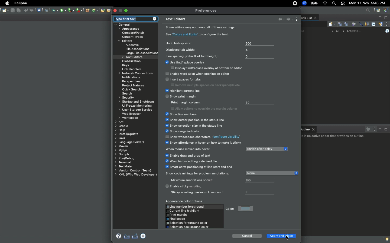 This screenshot has height=243, width=390. Describe the element at coordinates (133, 86) in the screenshot. I see `Project natures` at that location.